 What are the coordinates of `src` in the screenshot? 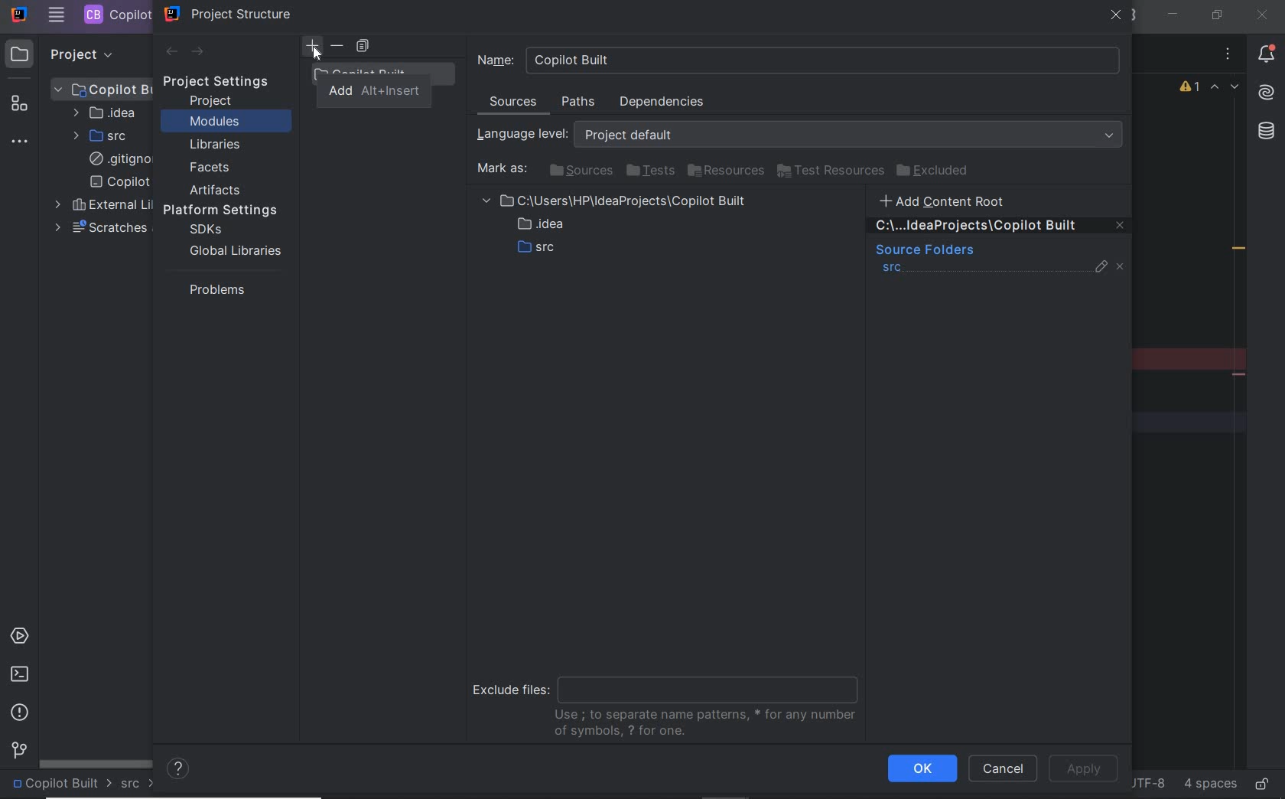 It's located at (893, 269).